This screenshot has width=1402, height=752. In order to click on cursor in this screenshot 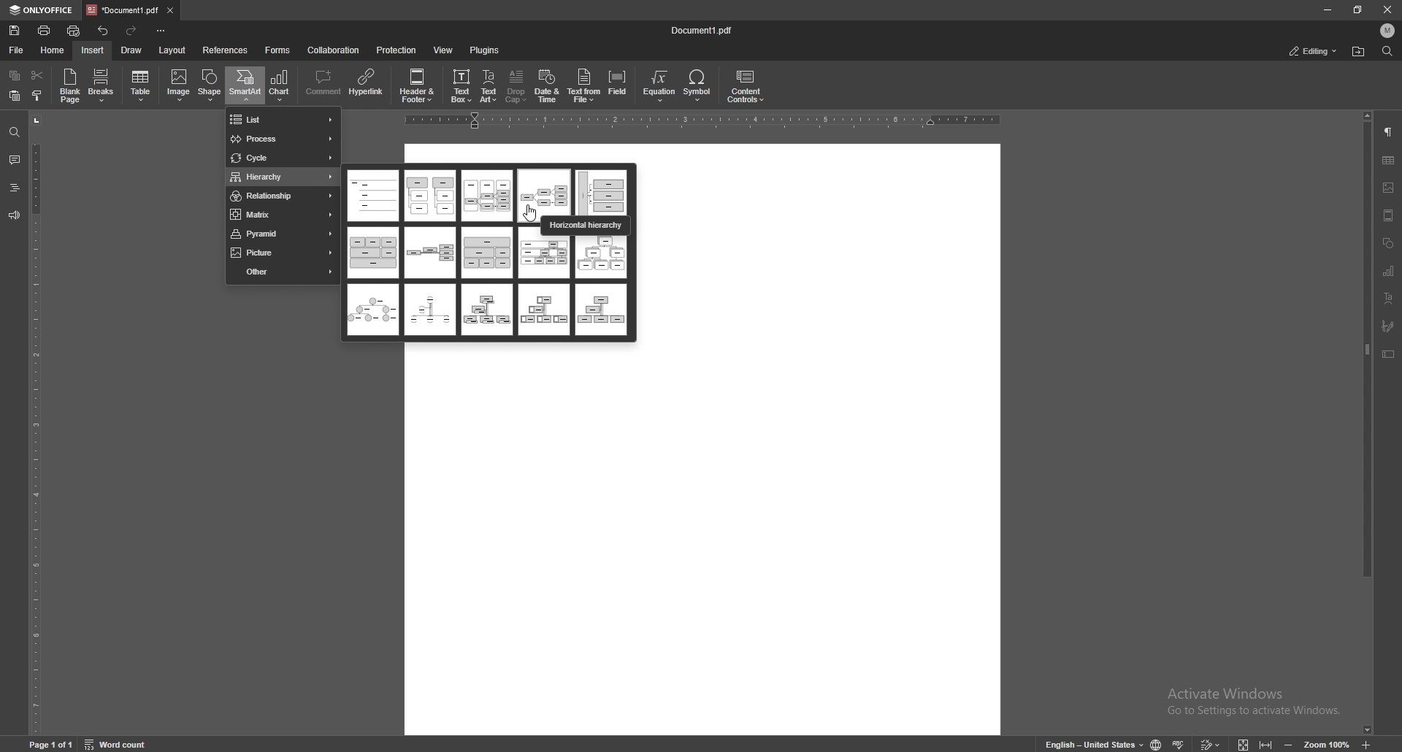, I will do `click(533, 215)`.